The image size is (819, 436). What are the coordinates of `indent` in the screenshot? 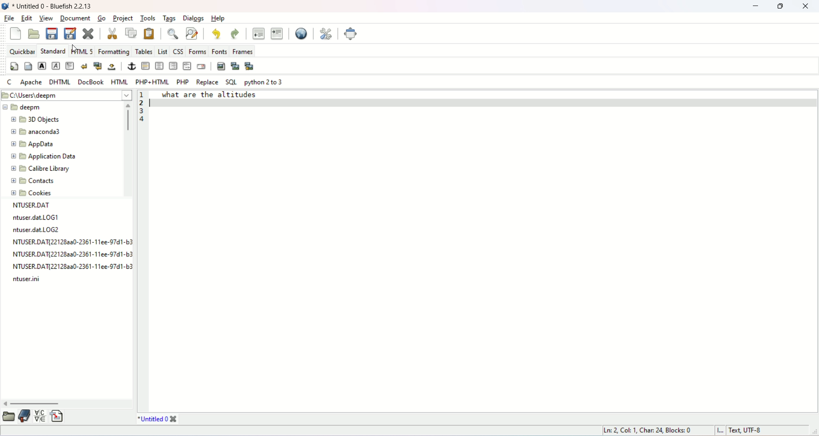 It's located at (276, 33).